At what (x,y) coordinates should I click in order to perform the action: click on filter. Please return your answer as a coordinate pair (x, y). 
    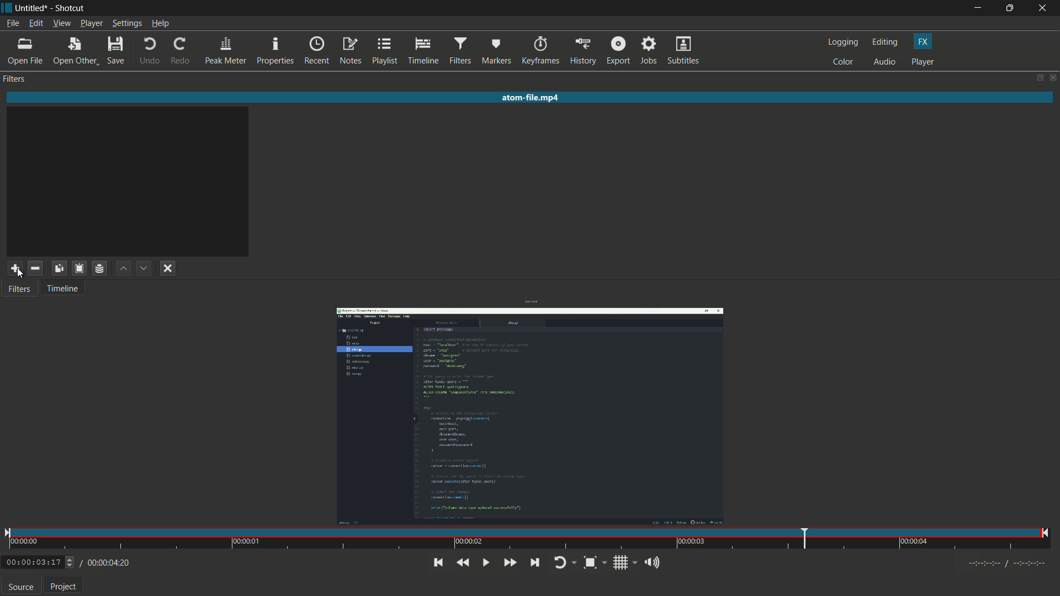
    Looking at the image, I should click on (15, 79).